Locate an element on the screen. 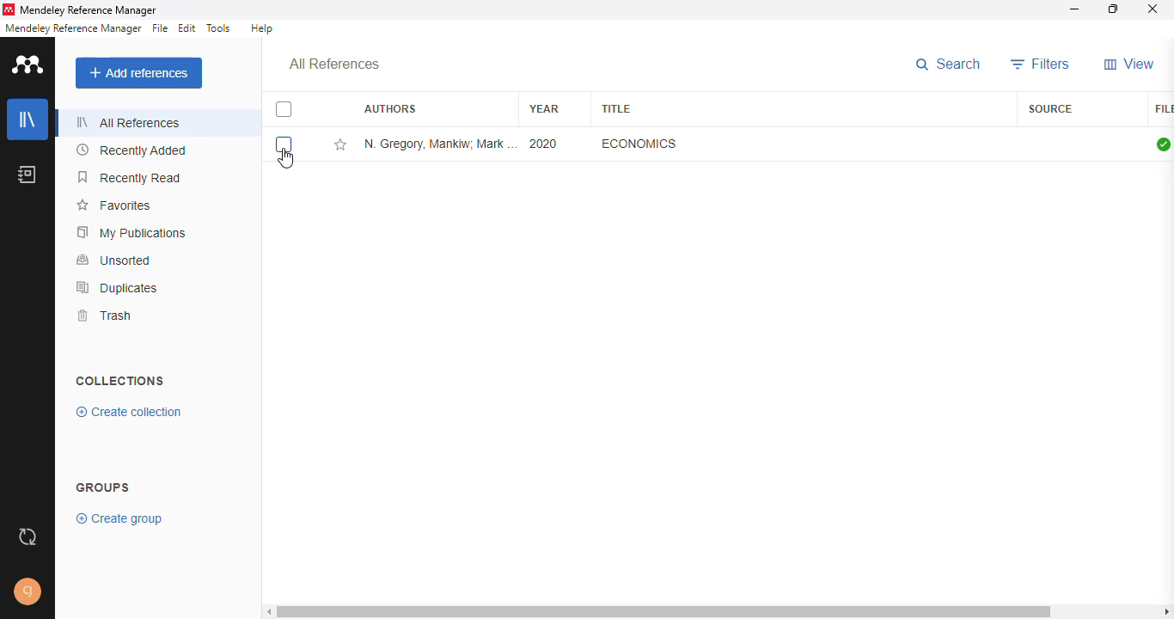 This screenshot has width=1174, height=619. duplicates is located at coordinates (118, 288).